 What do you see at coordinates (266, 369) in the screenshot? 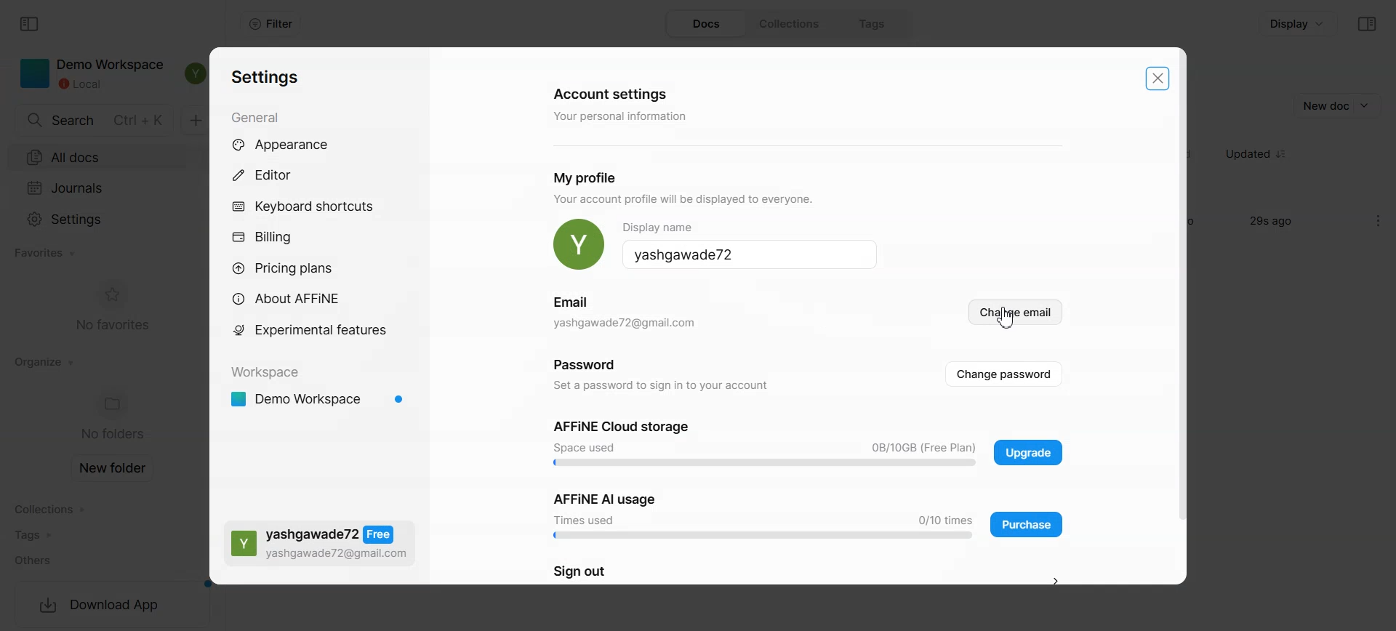
I see `workspace` at bounding box center [266, 369].